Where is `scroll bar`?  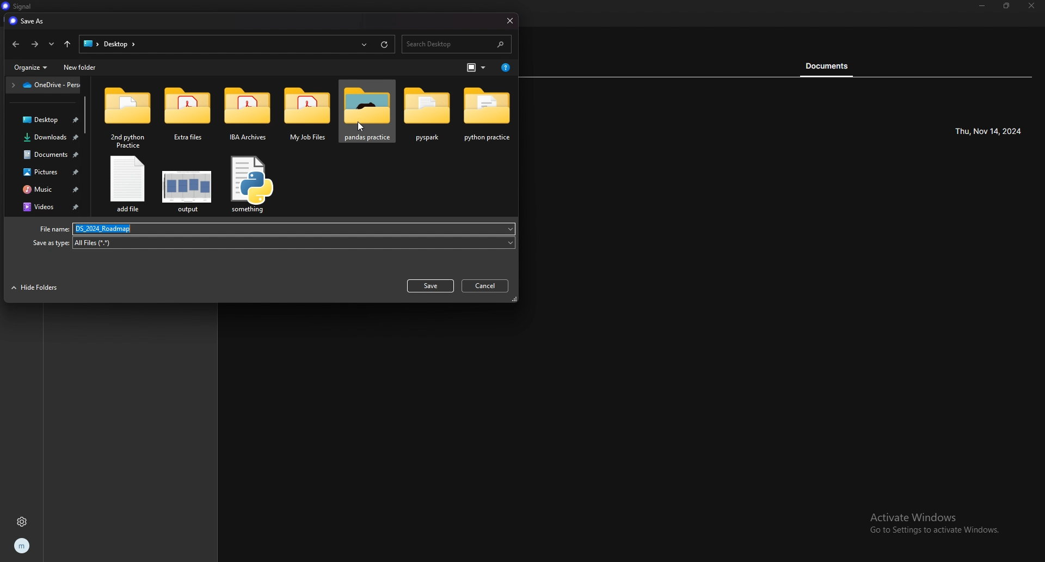
scroll bar is located at coordinates (84, 115).